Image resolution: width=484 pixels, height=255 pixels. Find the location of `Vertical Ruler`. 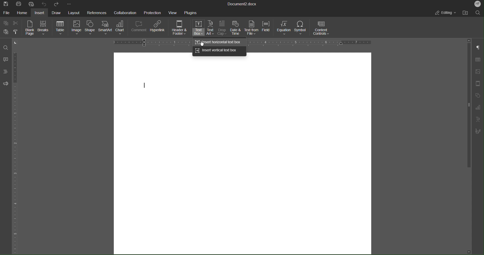

Vertical Ruler is located at coordinates (16, 151).